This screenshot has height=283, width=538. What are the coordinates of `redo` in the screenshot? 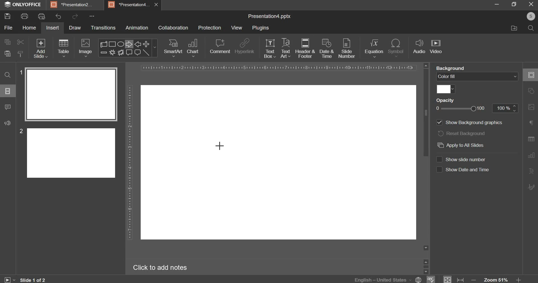 It's located at (75, 16).